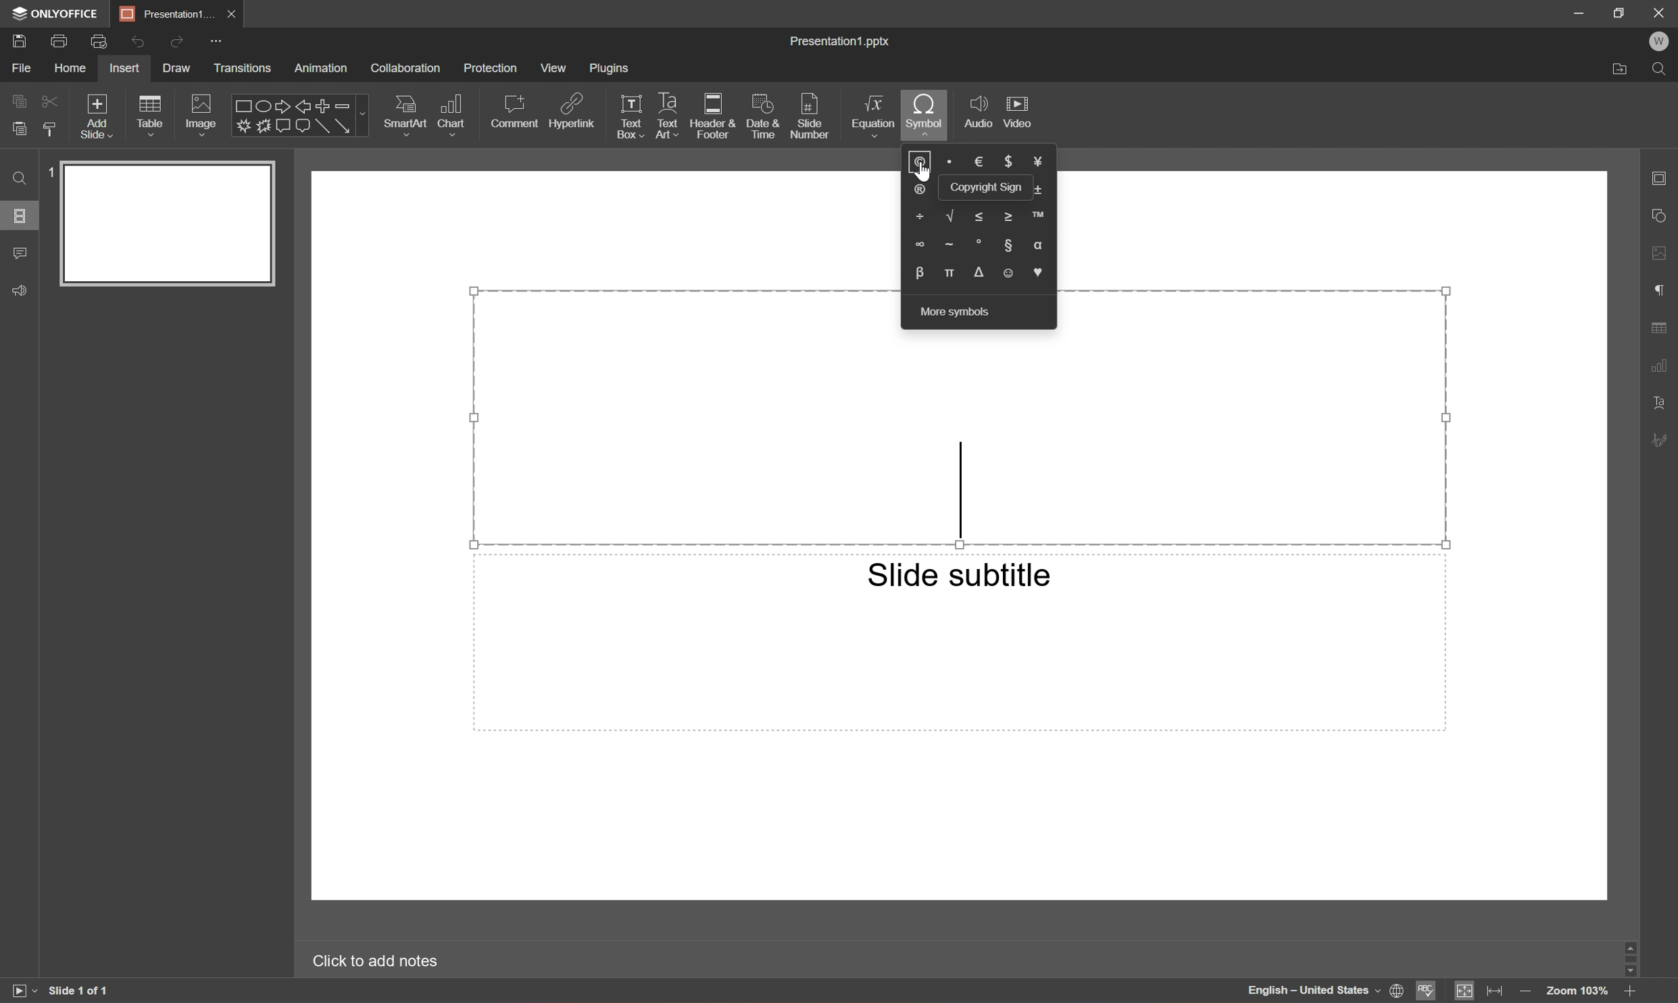  I want to click on Close, so click(232, 14).